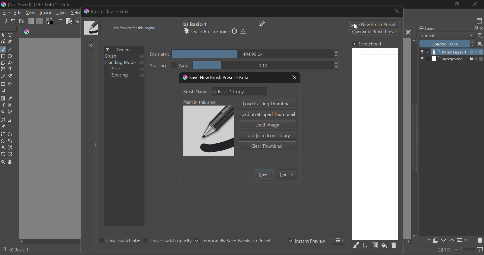 The image size is (484, 255). I want to click on Fill area with current Image, so click(365, 245).